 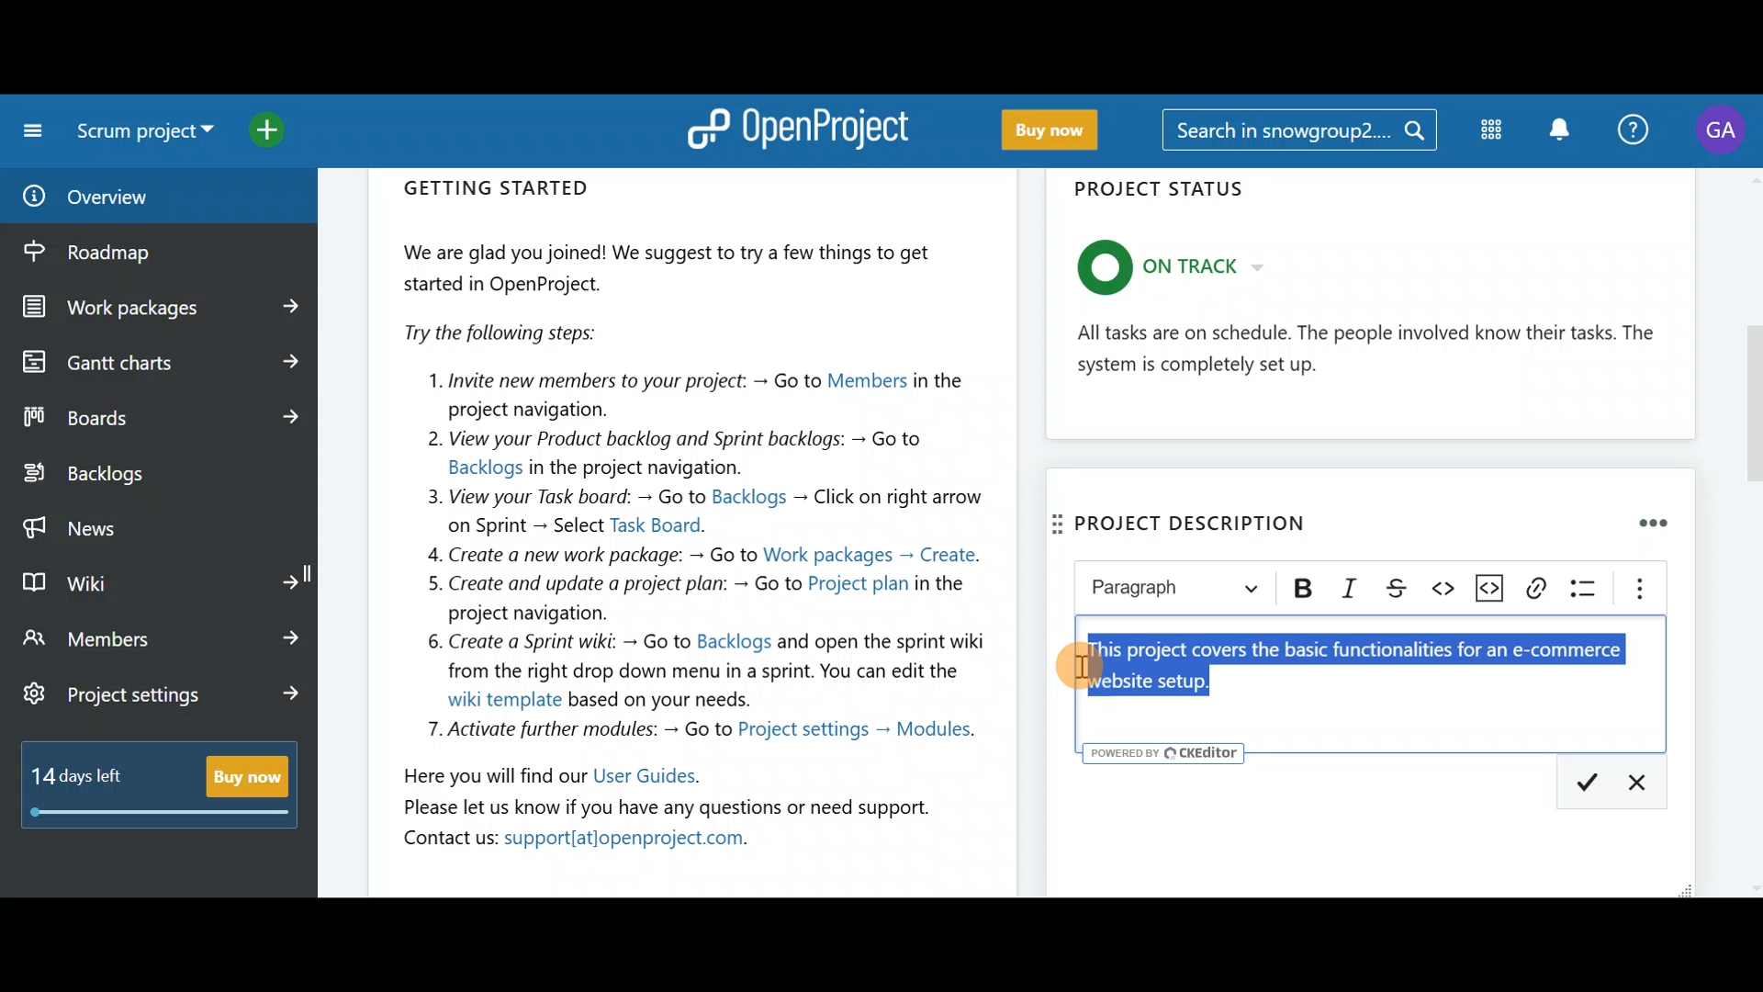 I want to click on Project status, so click(x=1373, y=310).